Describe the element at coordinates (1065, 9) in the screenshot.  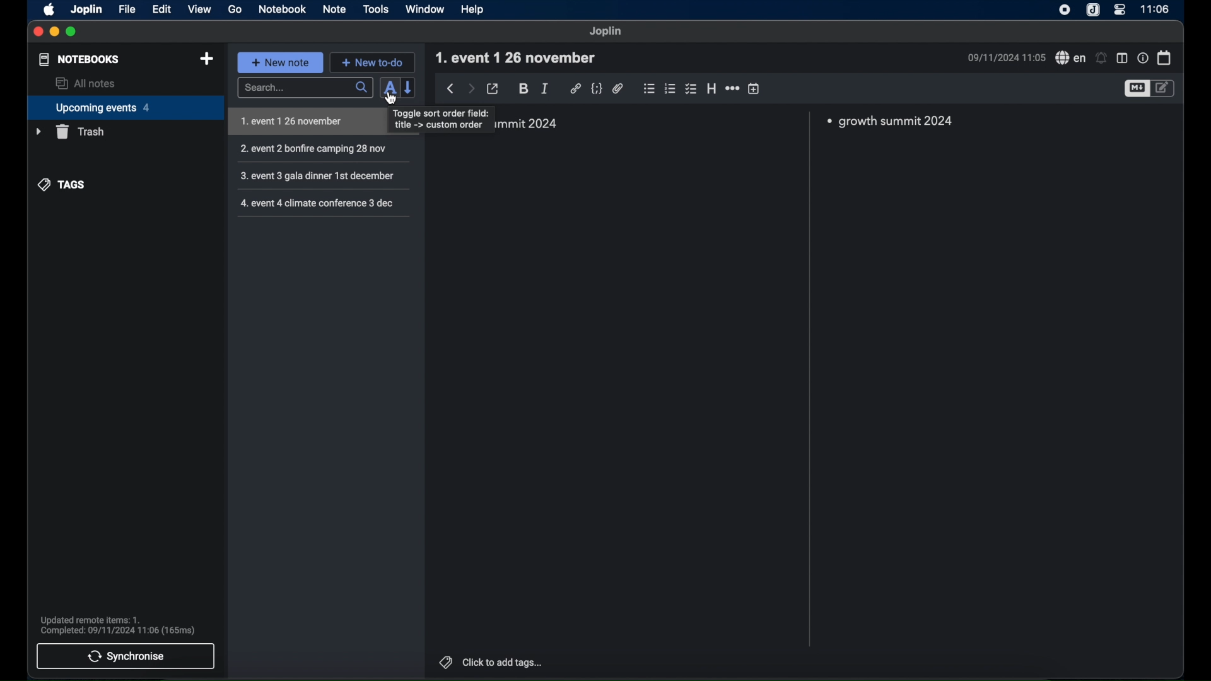
I see `screen recorder icon` at that location.